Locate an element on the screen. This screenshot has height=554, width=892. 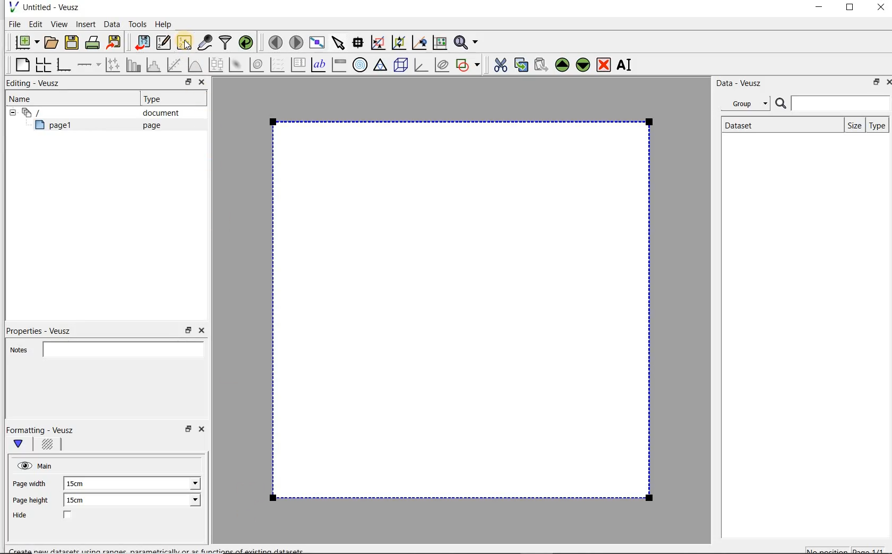
Data - Veusz is located at coordinates (743, 83).